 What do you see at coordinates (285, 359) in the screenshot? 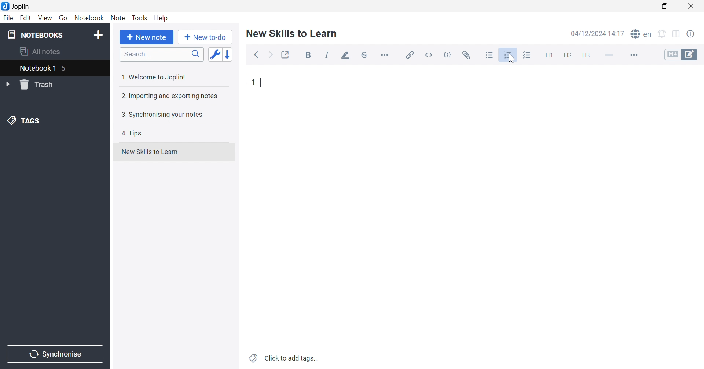
I see `Click to add tags...` at bounding box center [285, 359].